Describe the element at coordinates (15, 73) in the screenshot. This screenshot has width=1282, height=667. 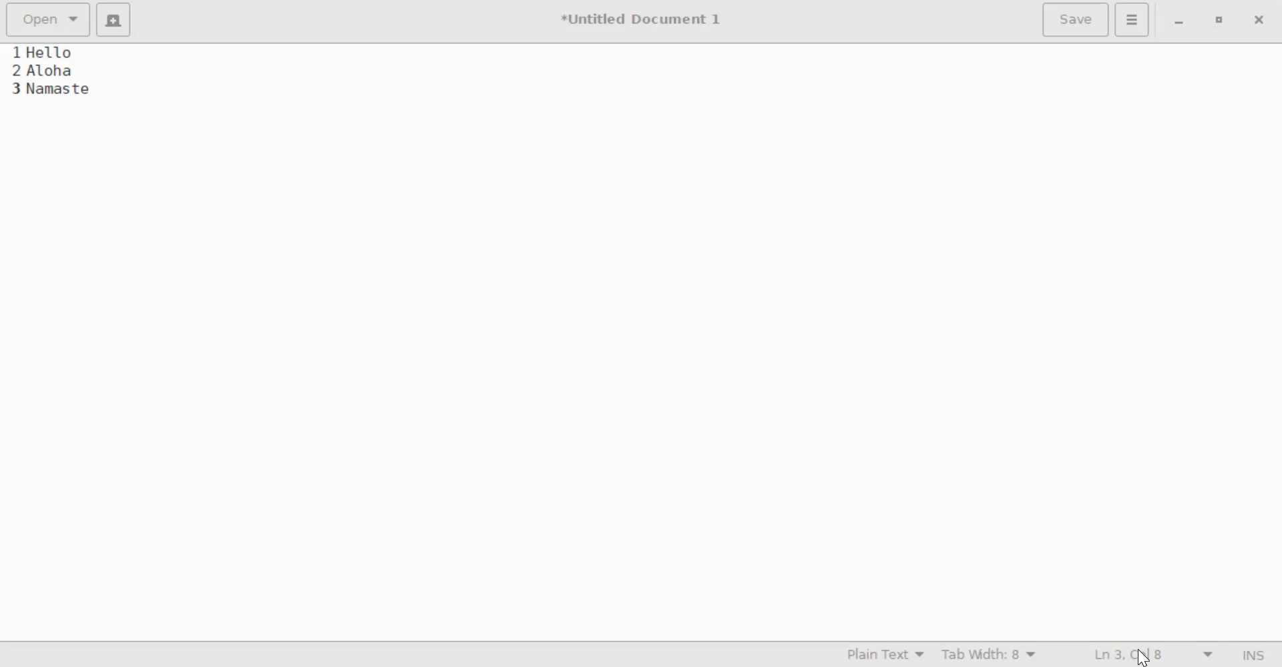
I see `line numbers` at that location.